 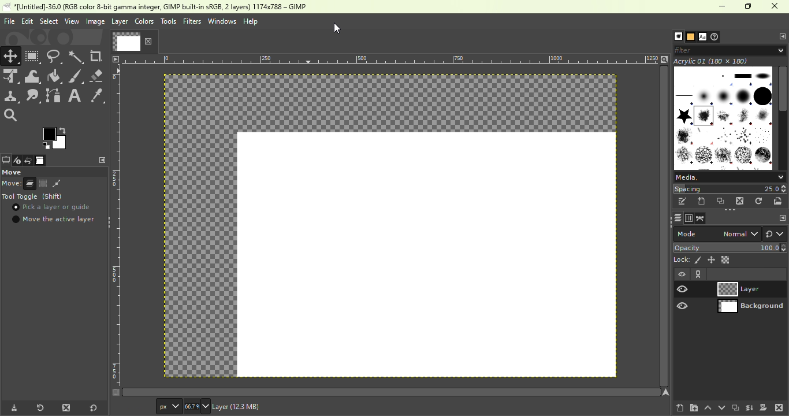 I want to click on Add to the current selection, so click(x=43, y=183).